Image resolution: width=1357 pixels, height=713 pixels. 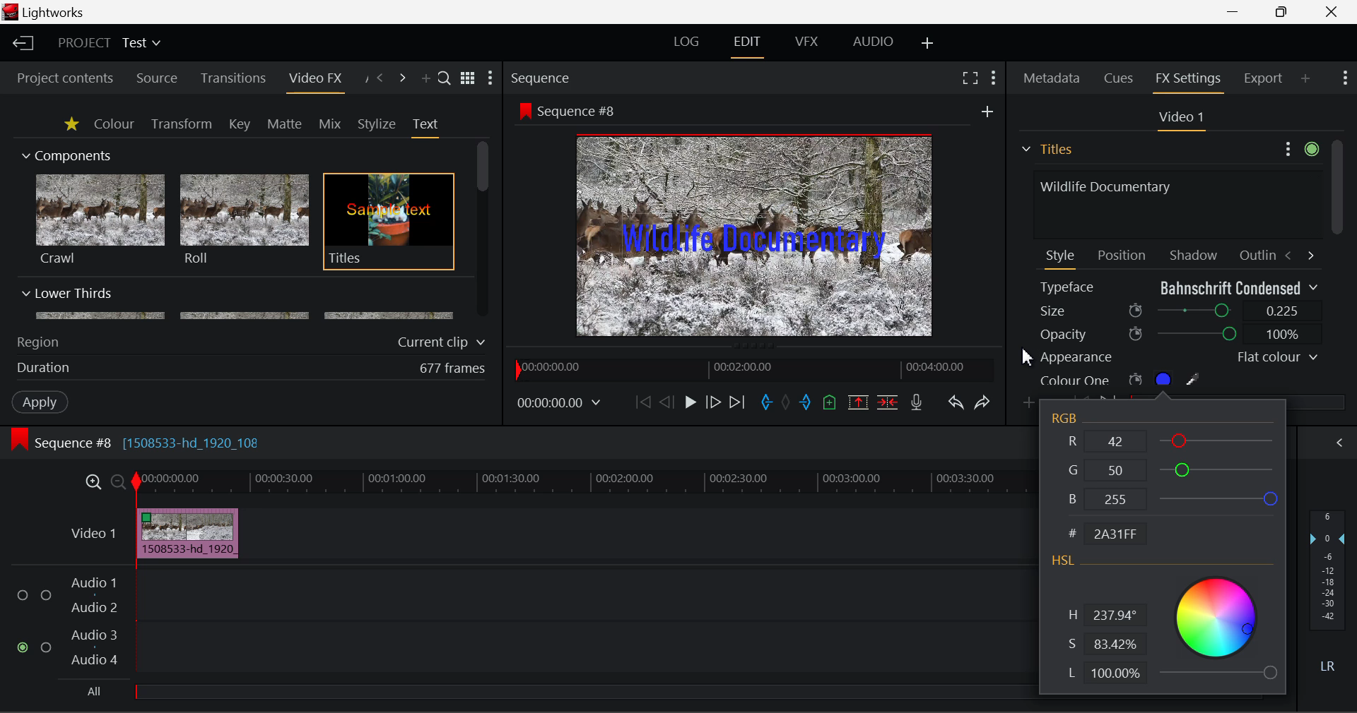 What do you see at coordinates (65, 152) in the screenshot?
I see `Components Section` at bounding box center [65, 152].